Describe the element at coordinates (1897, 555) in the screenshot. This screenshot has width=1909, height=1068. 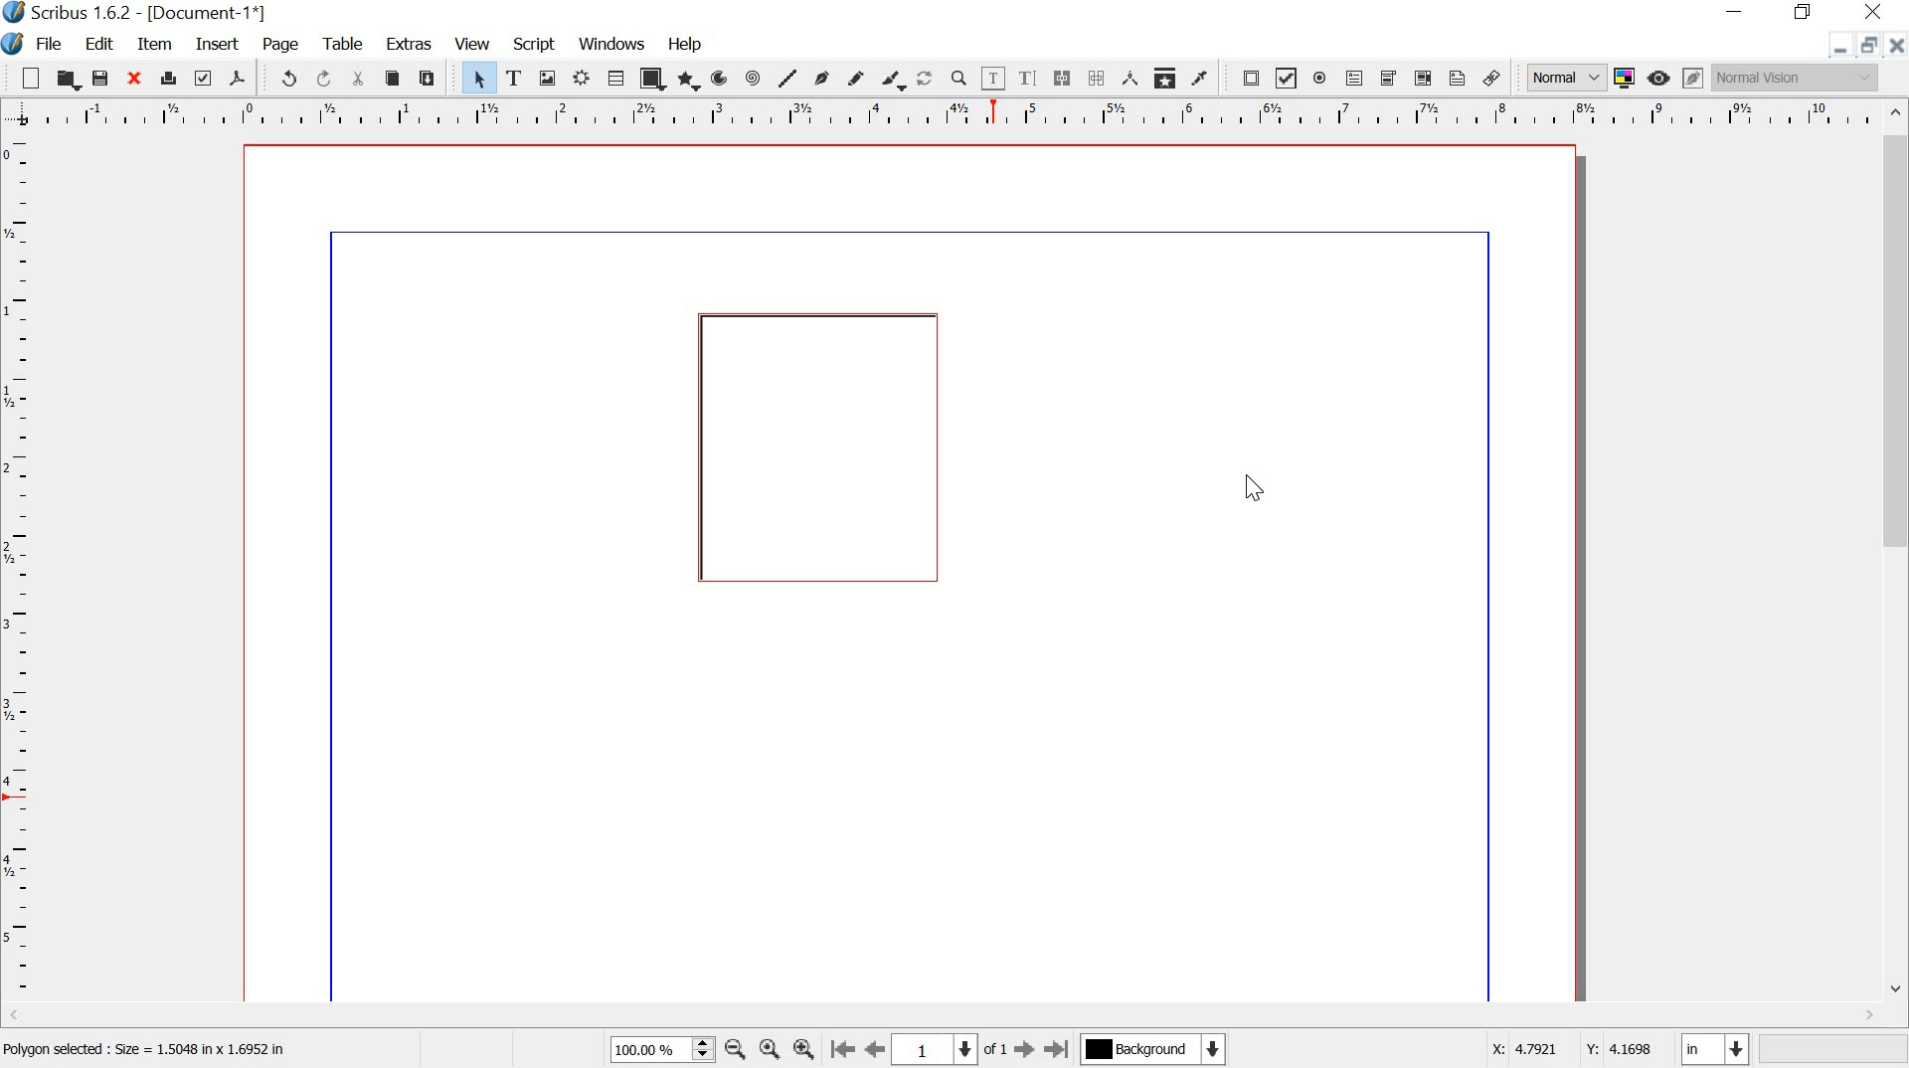
I see `scrollbar` at that location.